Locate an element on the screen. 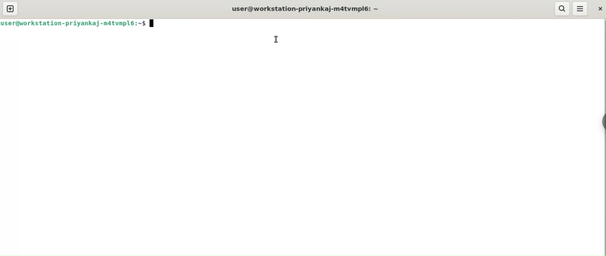 The width and height of the screenshot is (606, 256). sidebar is located at coordinates (603, 121).